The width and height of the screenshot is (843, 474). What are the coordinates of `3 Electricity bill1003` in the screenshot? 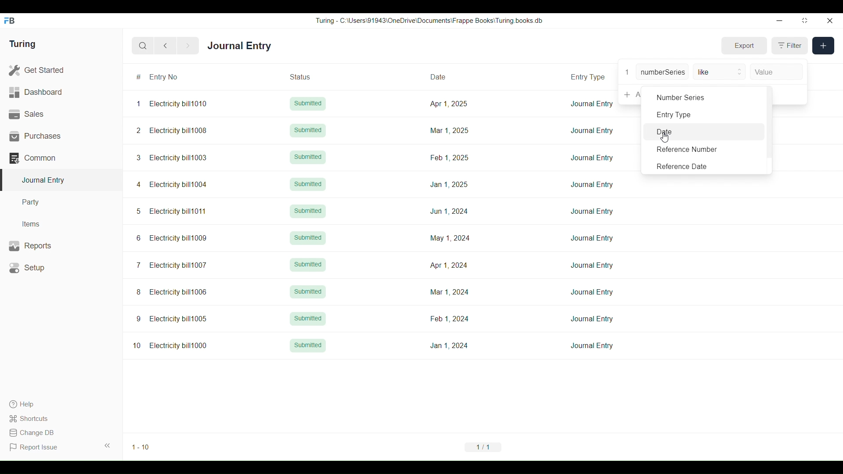 It's located at (172, 158).